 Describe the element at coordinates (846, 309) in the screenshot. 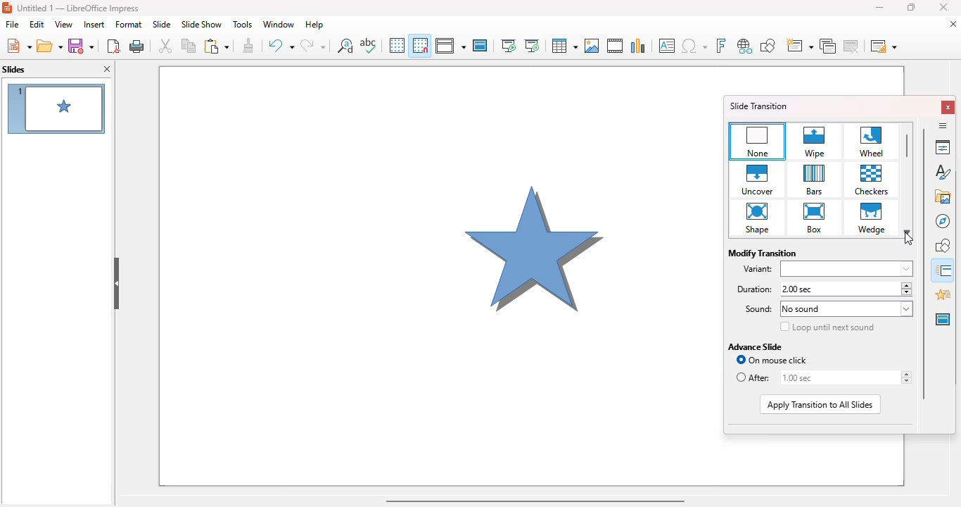

I see `sound: no sound` at that location.